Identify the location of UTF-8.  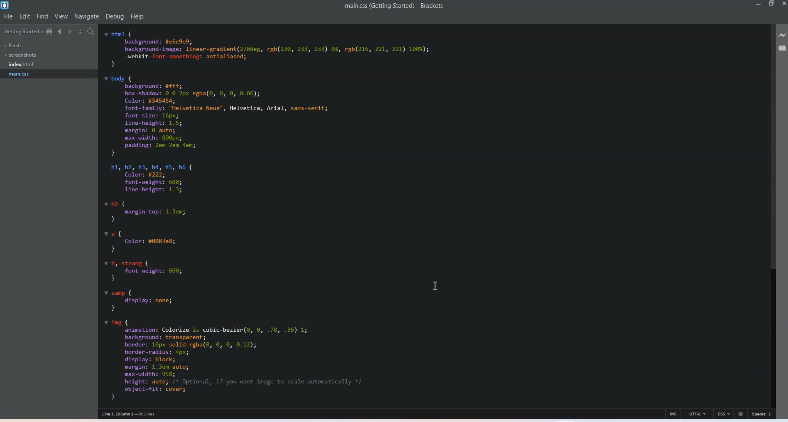
(698, 414).